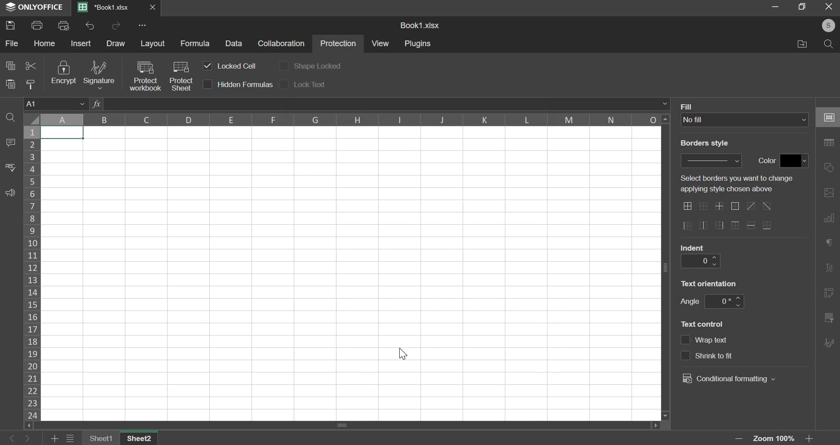 This screenshot has height=445, width=840. What do you see at coordinates (728, 379) in the screenshot?
I see `conditional formatting` at bounding box center [728, 379].